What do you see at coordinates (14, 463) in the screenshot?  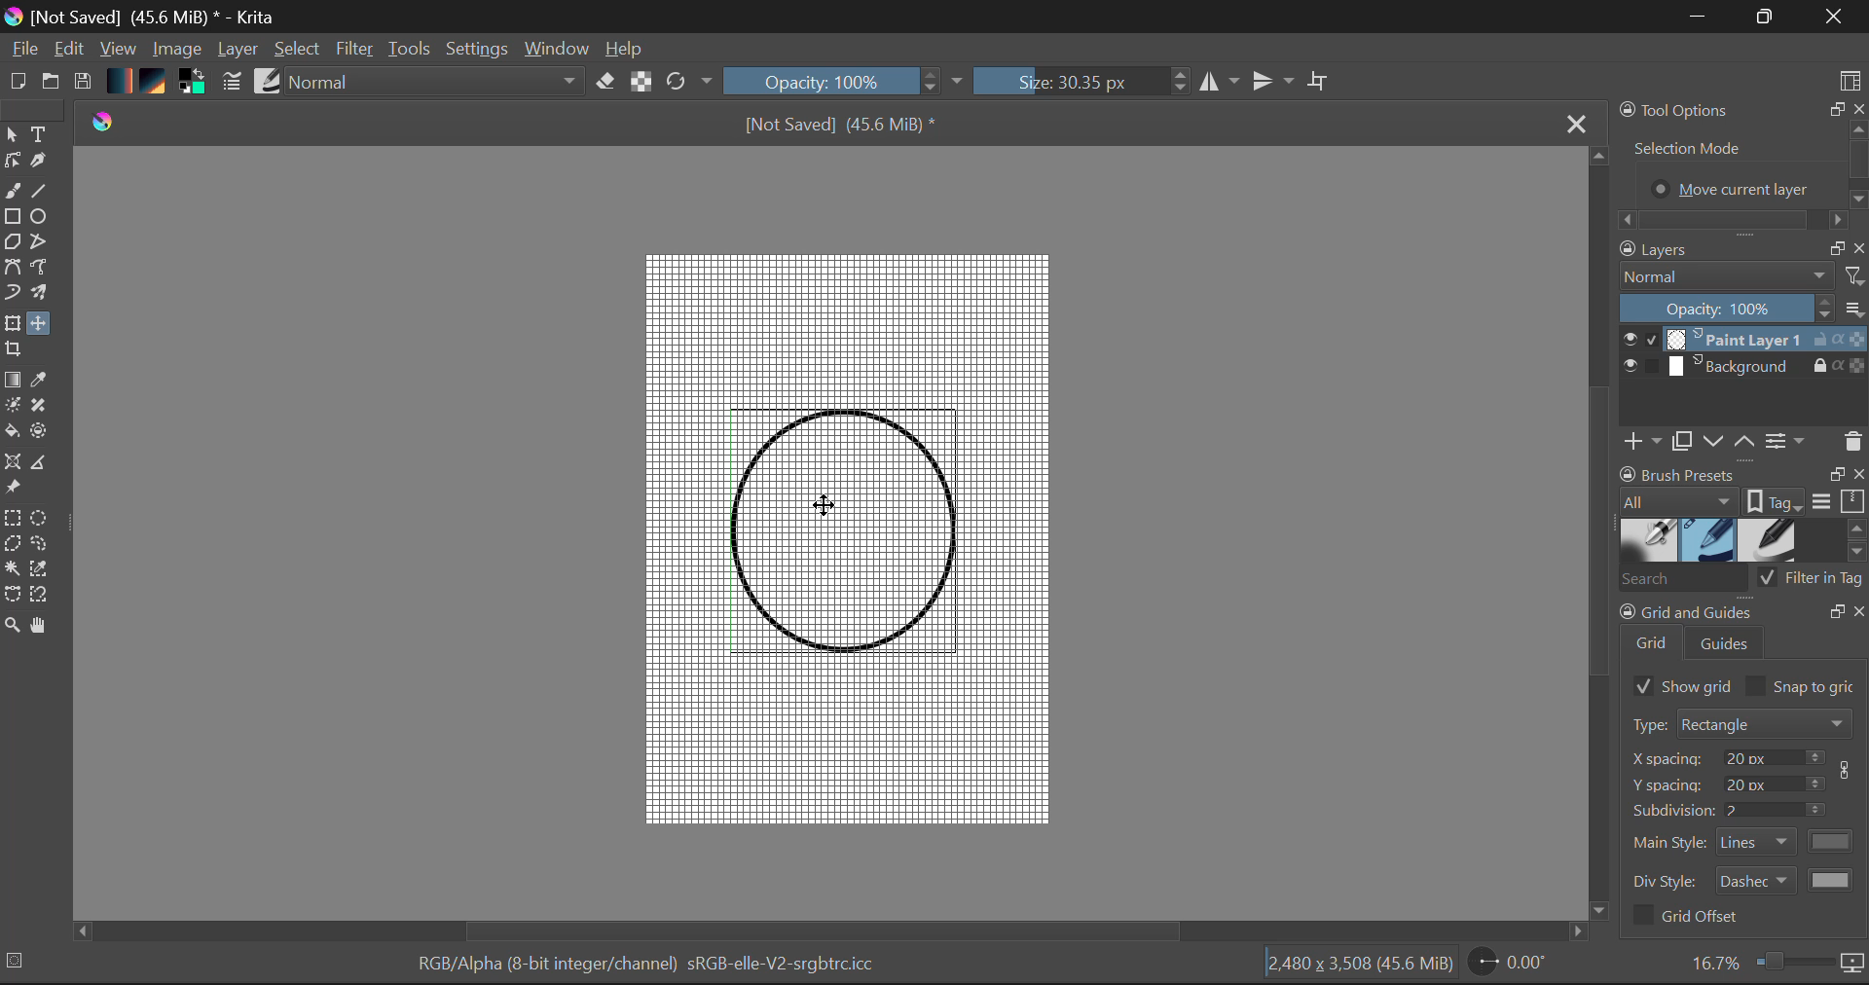 I see `Assistant Tool` at bounding box center [14, 463].